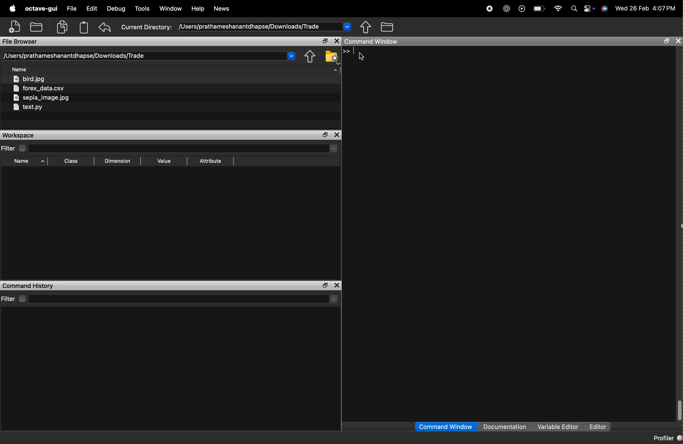  Describe the element at coordinates (559, 426) in the screenshot. I see `Variable editor` at that location.